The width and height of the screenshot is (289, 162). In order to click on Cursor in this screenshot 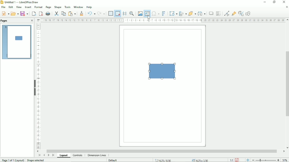, I will do `click(149, 18)`.